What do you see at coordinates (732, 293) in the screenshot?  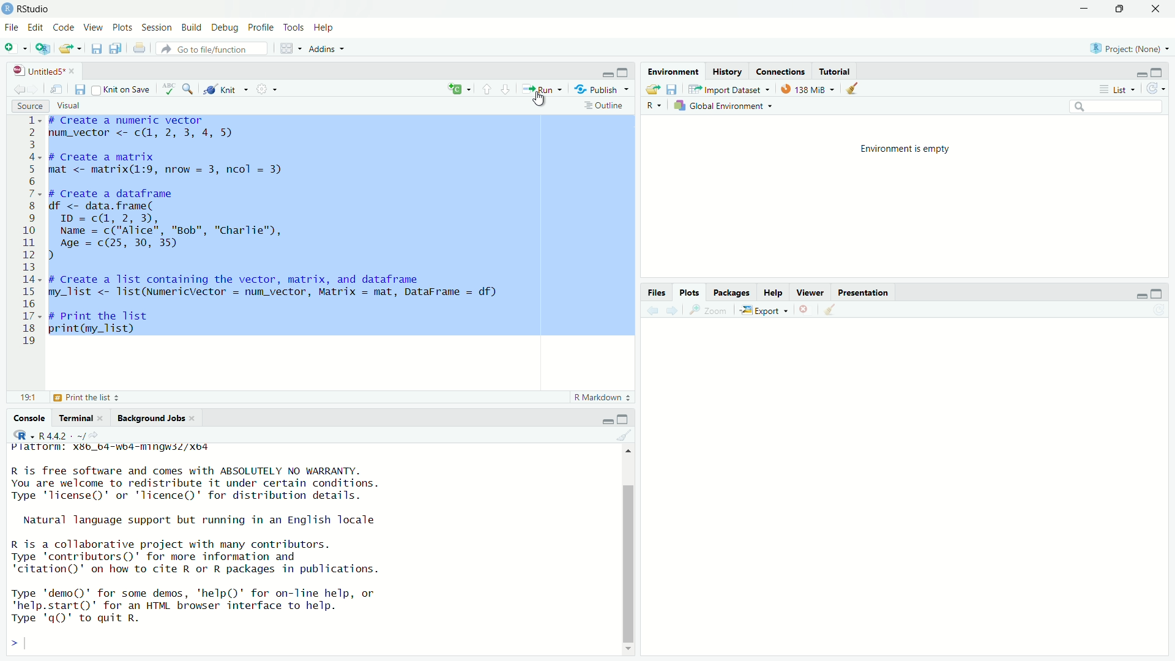 I see `Packages` at bounding box center [732, 293].